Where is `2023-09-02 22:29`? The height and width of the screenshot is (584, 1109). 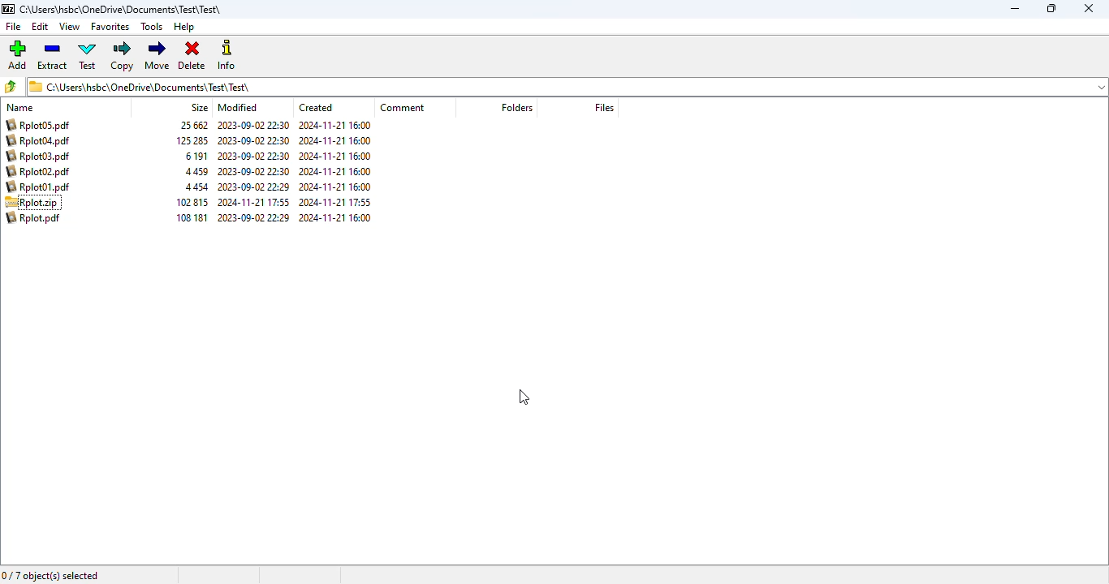
2023-09-02 22:29 is located at coordinates (254, 217).